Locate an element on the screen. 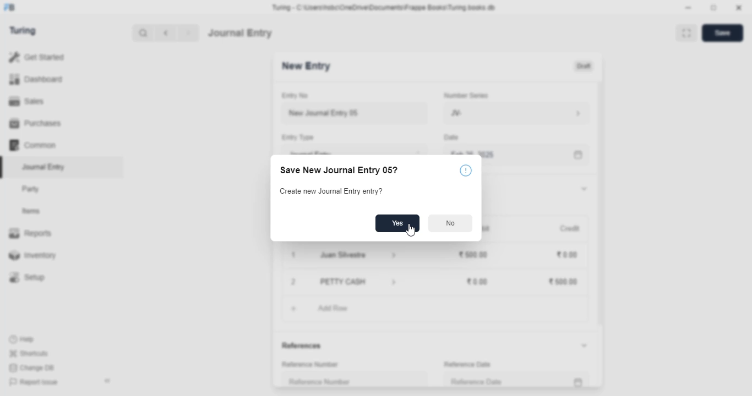  shortcuts is located at coordinates (29, 354).